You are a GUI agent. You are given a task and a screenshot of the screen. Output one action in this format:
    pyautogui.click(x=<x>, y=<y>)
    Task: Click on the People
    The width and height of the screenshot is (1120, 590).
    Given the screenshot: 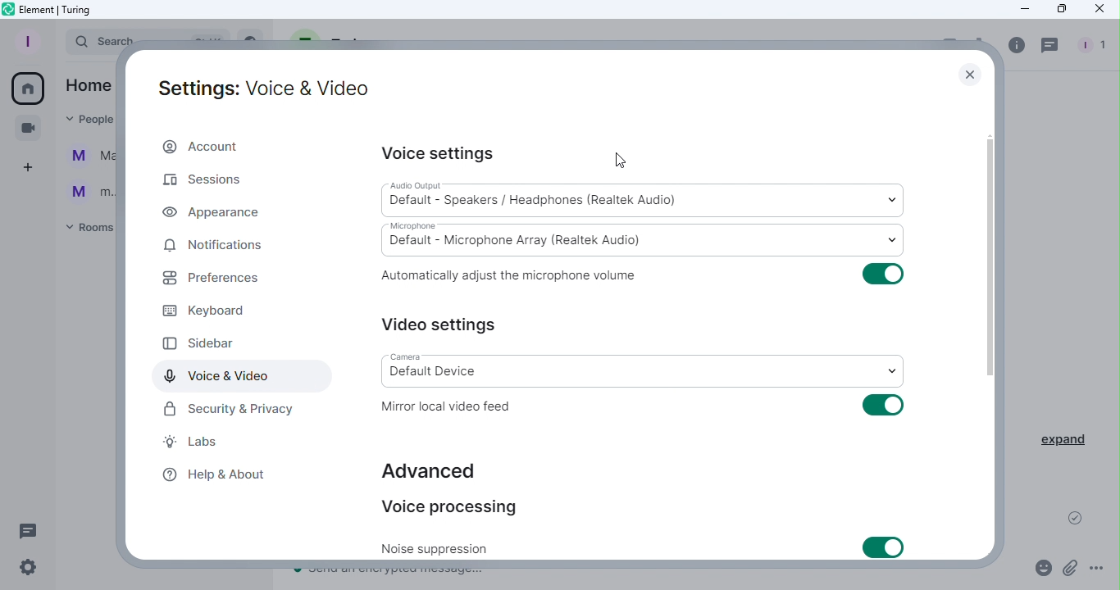 What is the action you would take?
    pyautogui.click(x=1095, y=46)
    